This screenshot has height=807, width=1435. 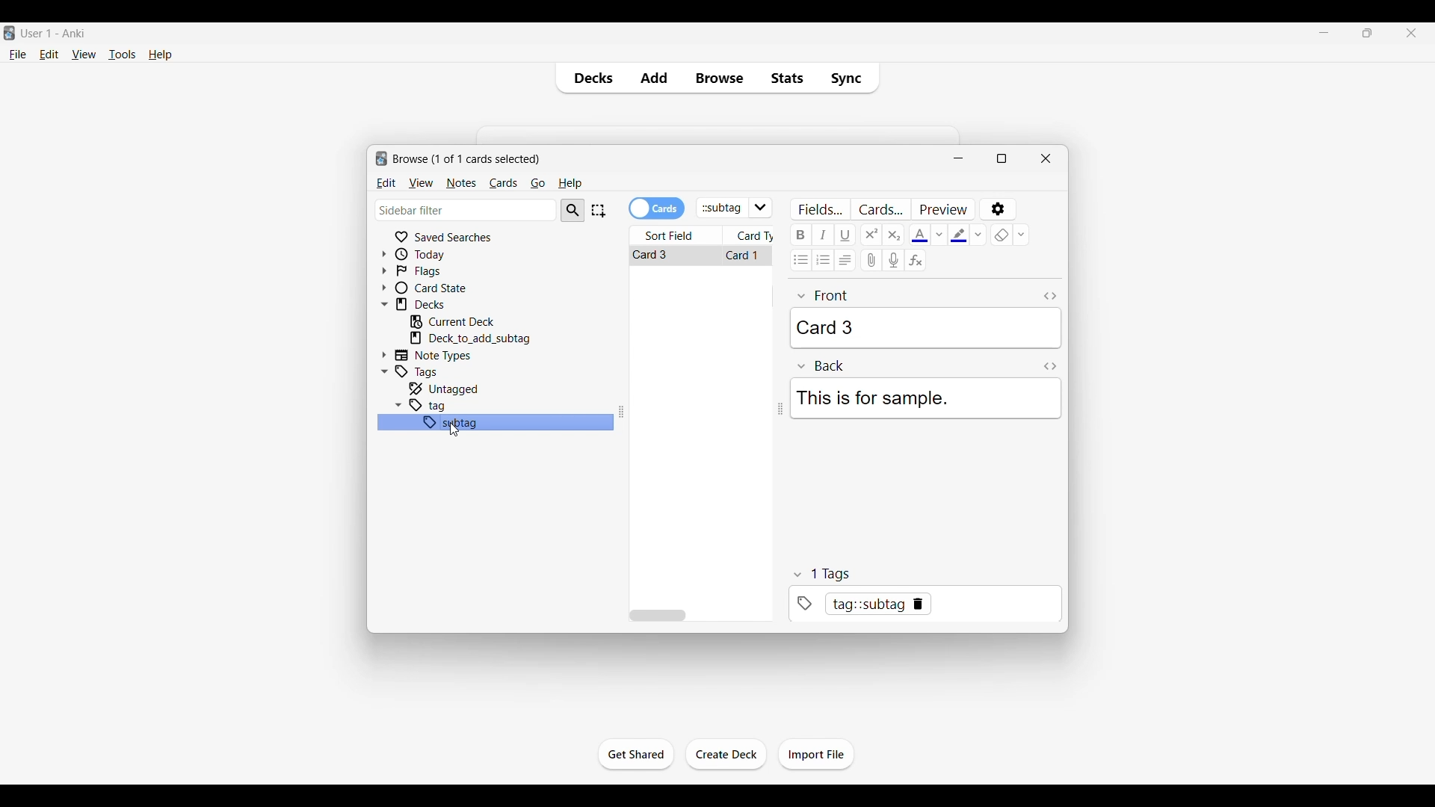 I want to click on Click to expand flags, so click(x=384, y=270).